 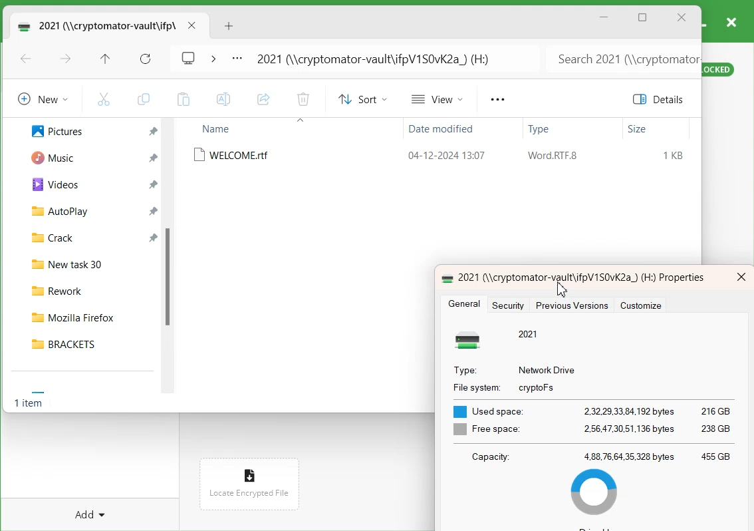 I want to click on Share, so click(x=263, y=100).